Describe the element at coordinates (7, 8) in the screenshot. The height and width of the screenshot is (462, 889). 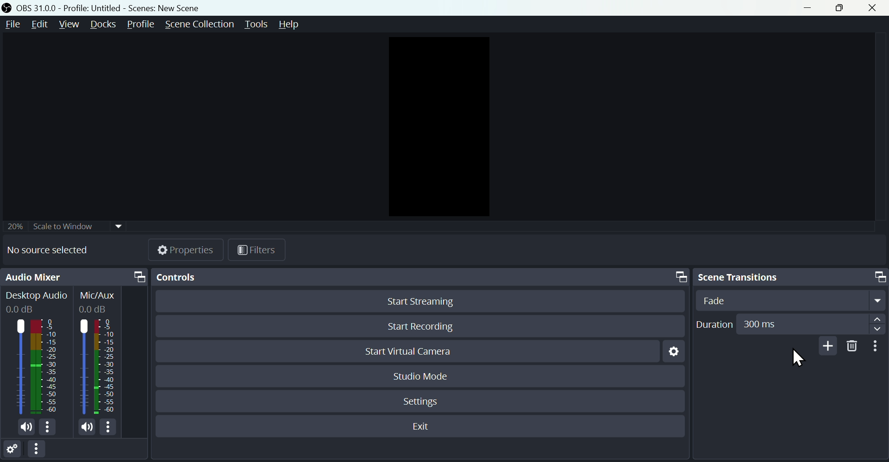
I see `OBS Studio Desktop icon` at that location.